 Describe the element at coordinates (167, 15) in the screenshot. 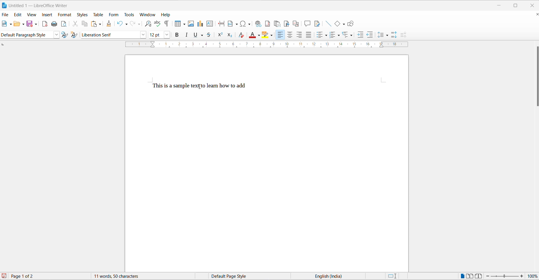

I see `help` at that location.